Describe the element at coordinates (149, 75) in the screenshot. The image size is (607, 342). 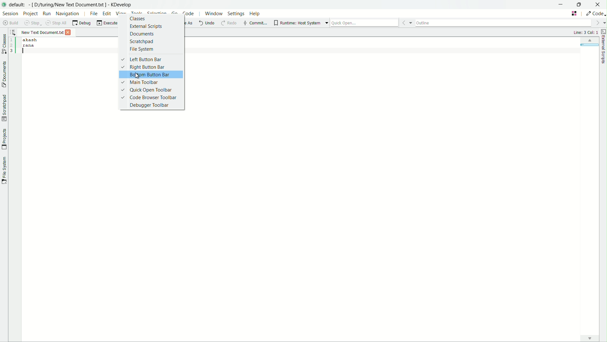
I see `bottom button bar` at that location.